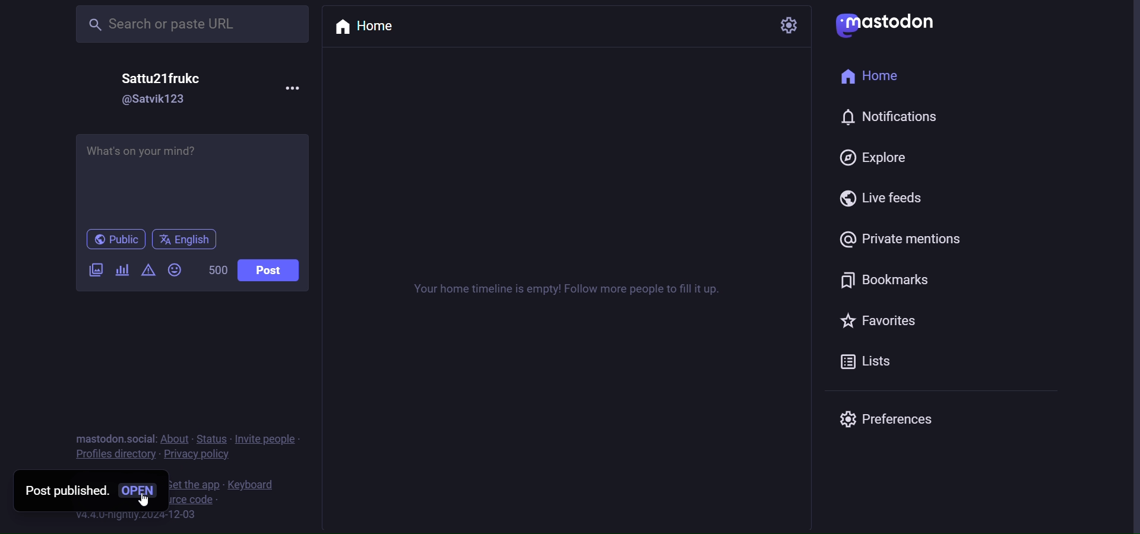 The image size is (1140, 534). Describe the element at coordinates (114, 456) in the screenshot. I see `profiles` at that location.